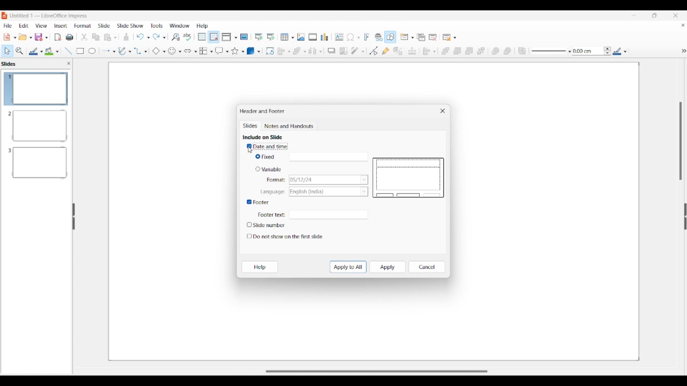 The width and height of the screenshot is (687, 386). I want to click on Cancel, so click(427, 267).